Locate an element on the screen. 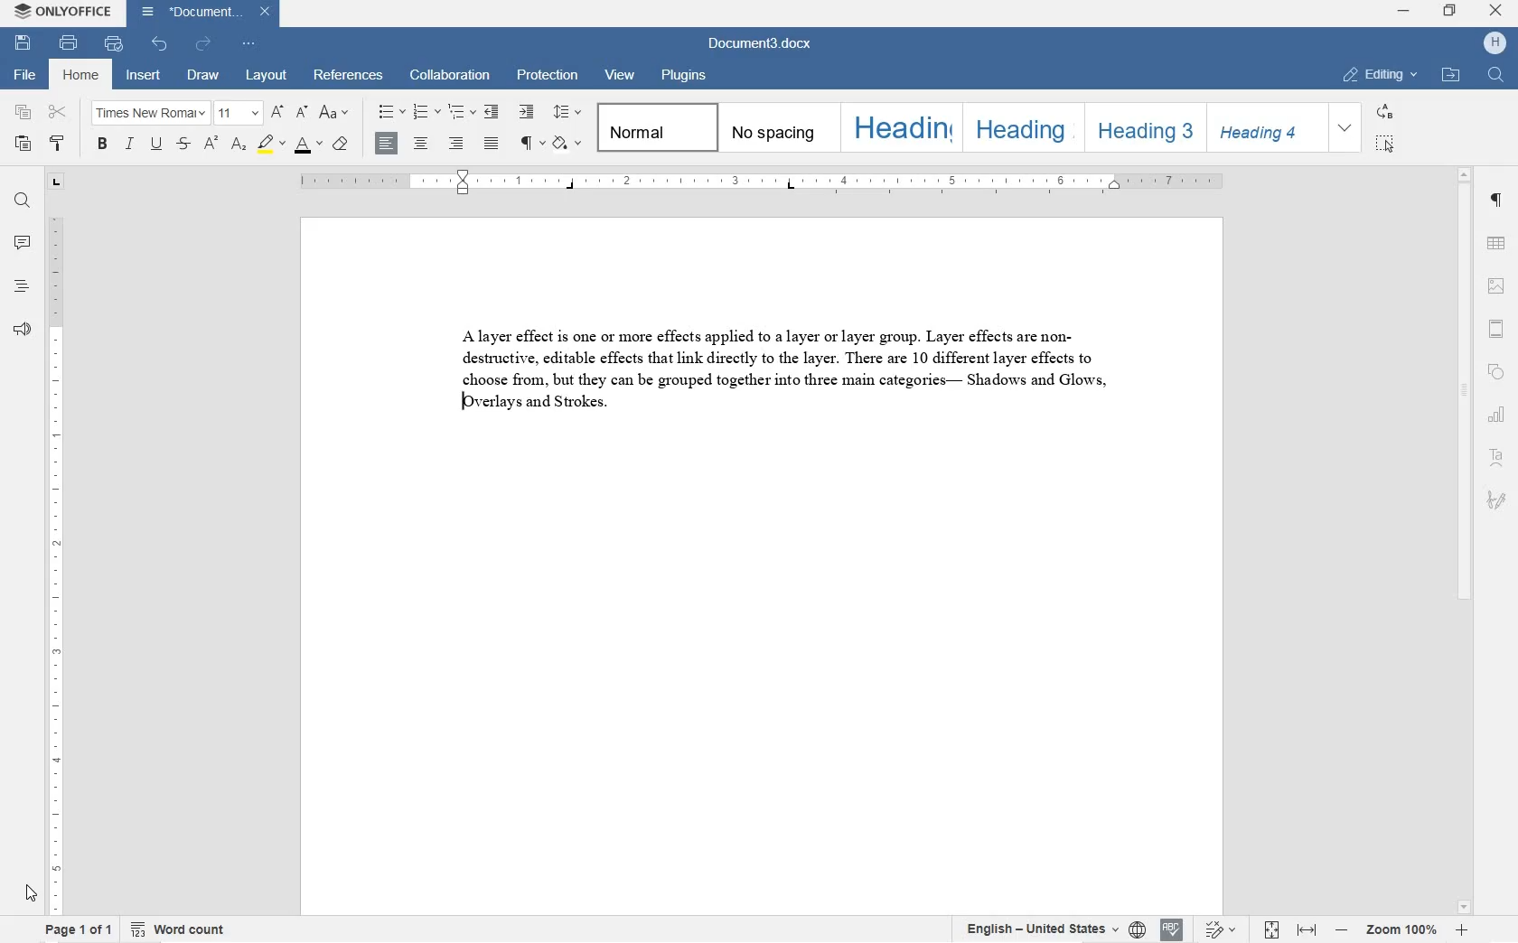  ONLYOFFICE is located at coordinates (61, 12).